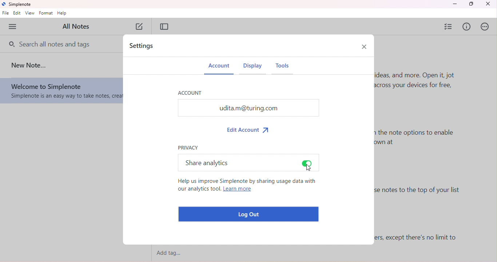 This screenshot has height=262, width=497. Describe the element at coordinates (307, 163) in the screenshot. I see `color changed in share analytics and turned on` at that location.